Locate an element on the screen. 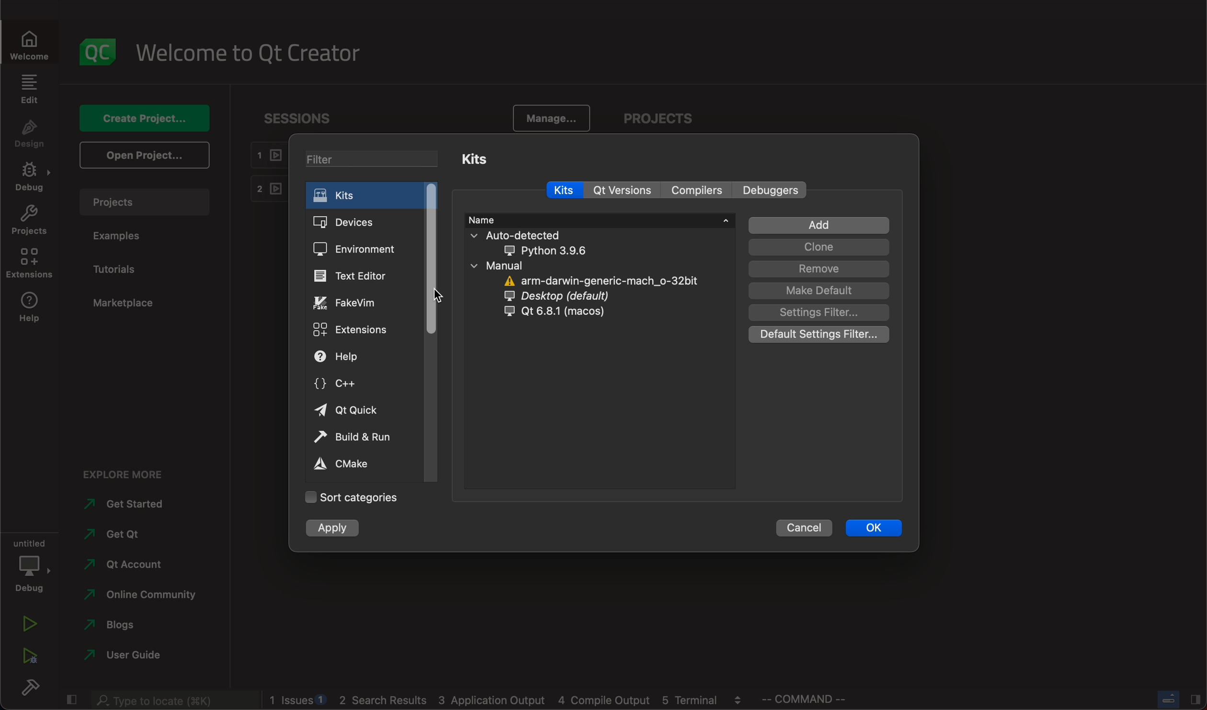 Image resolution: width=1207 pixels, height=710 pixels. run is located at coordinates (31, 625).